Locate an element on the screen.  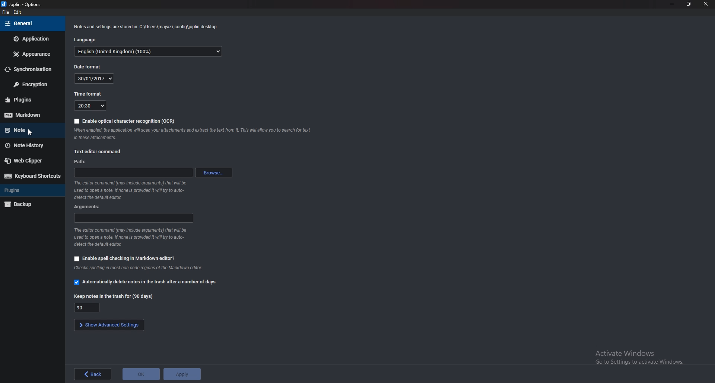
Resize is located at coordinates (689, 4).